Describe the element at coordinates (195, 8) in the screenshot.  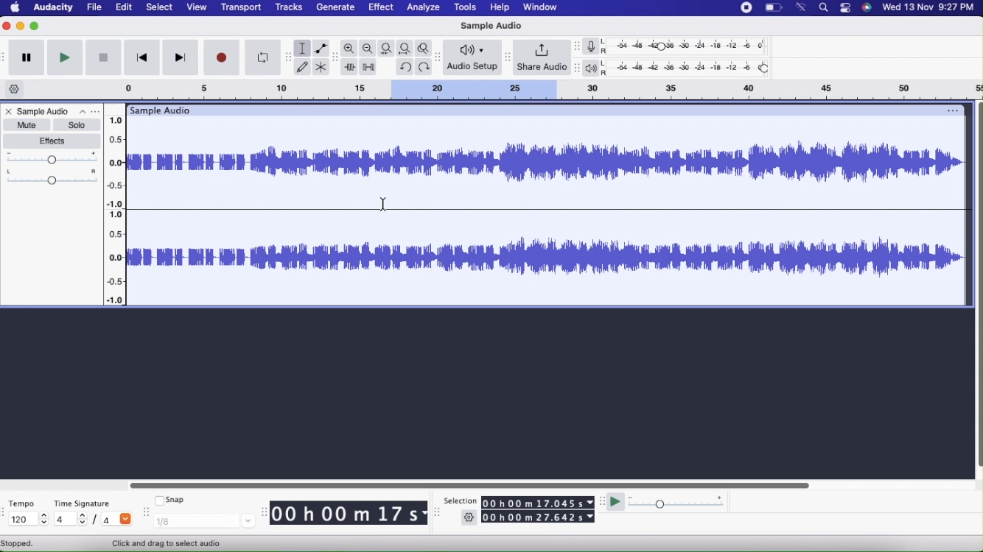
I see `View` at that location.